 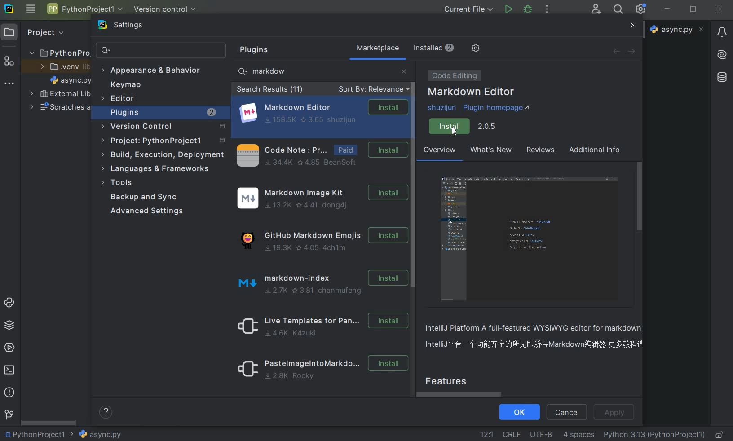 What do you see at coordinates (472, 93) in the screenshot?
I see `Markdown Editor` at bounding box center [472, 93].